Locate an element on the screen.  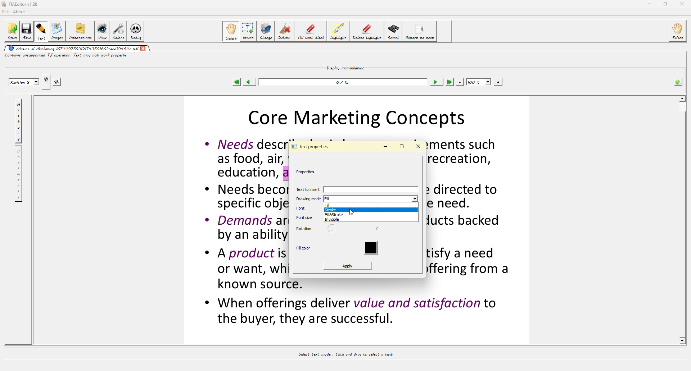
maximize is located at coordinates (402, 146).